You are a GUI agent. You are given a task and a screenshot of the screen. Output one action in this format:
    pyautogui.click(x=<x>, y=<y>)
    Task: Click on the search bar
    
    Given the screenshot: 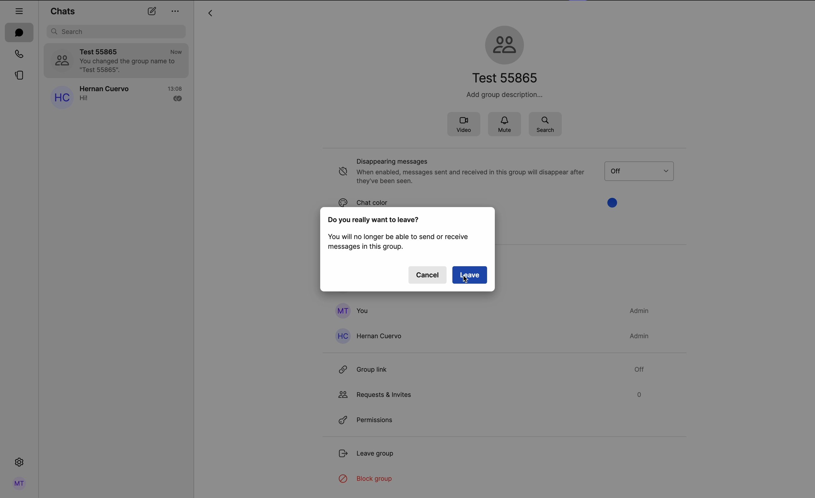 What is the action you would take?
    pyautogui.click(x=117, y=31)
    